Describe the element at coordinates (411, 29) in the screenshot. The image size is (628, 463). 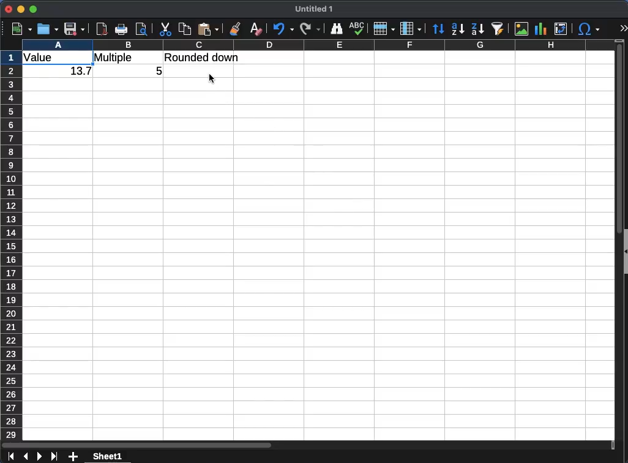
I see `columns` at that location.